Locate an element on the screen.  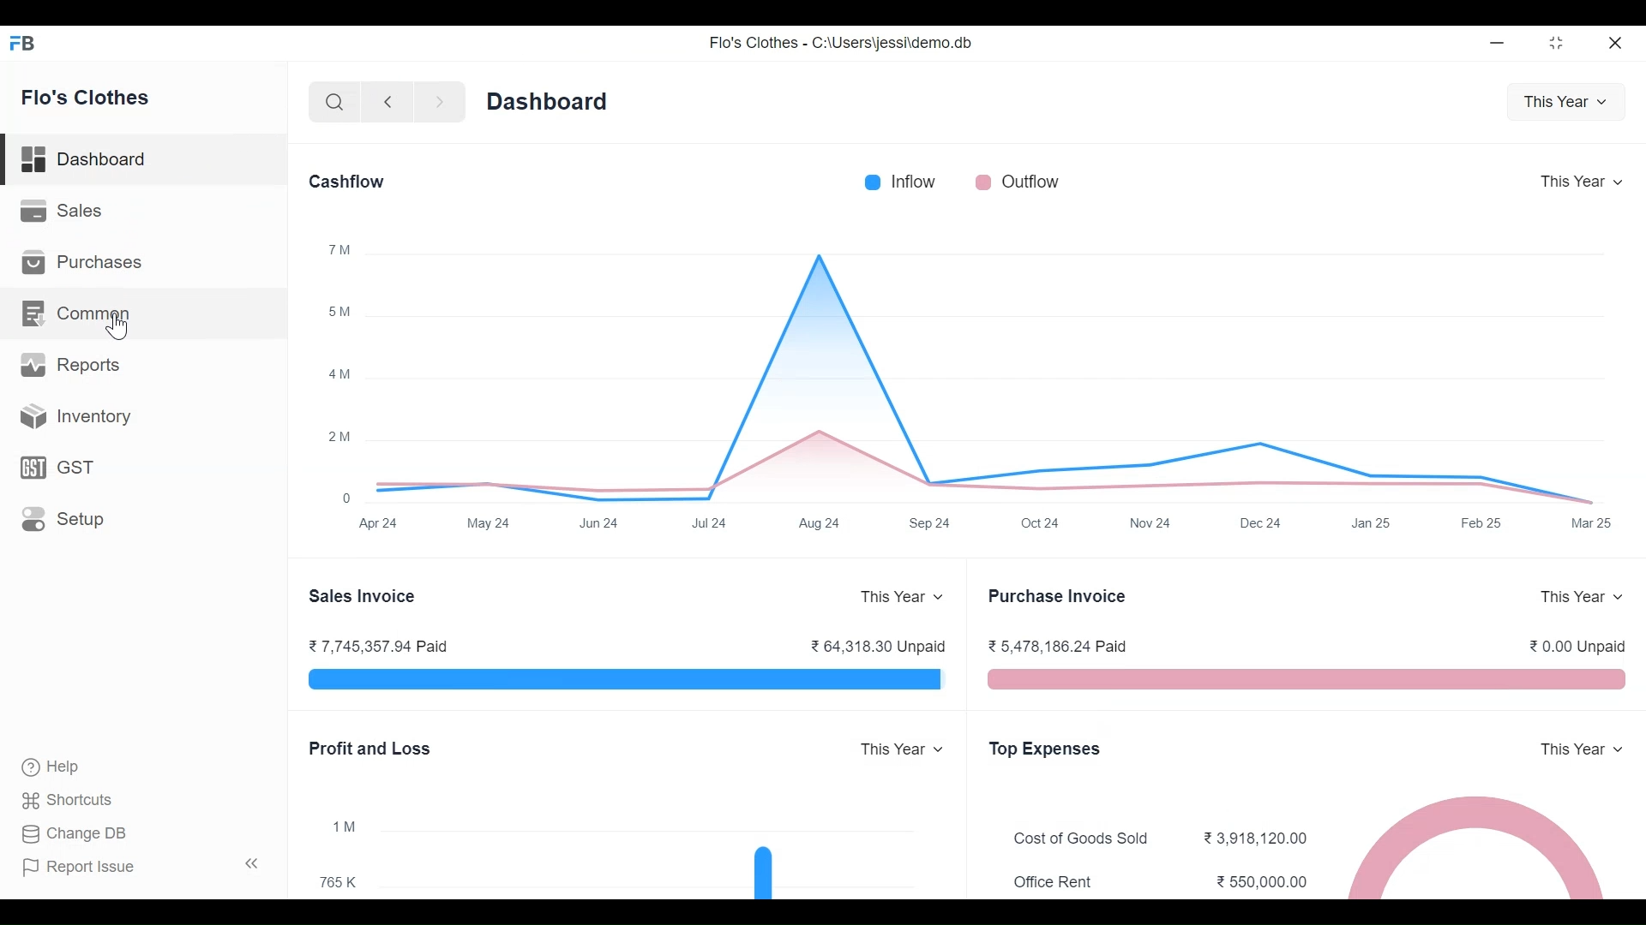
This Year is located at coordinates (1579, 181).